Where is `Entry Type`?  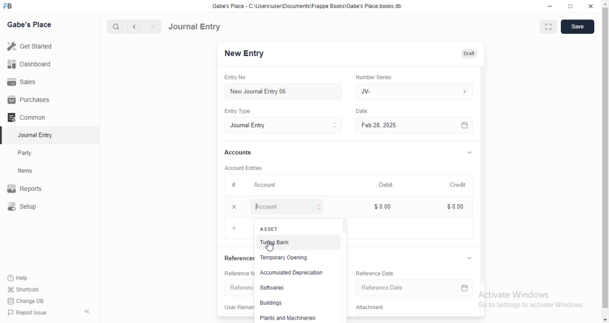 Entry Type is located at coordinates (286, 125).